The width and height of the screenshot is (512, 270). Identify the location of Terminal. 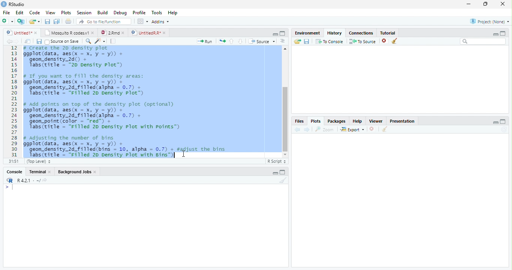
(37, 172).